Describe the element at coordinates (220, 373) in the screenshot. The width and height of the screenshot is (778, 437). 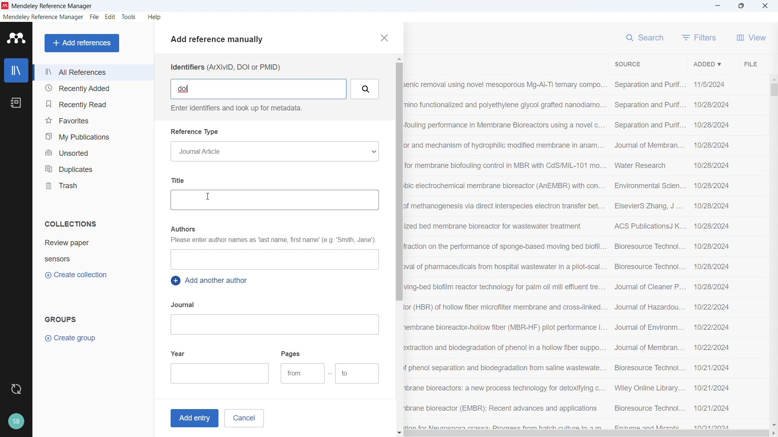
I see `Add year of publication ` at that location.